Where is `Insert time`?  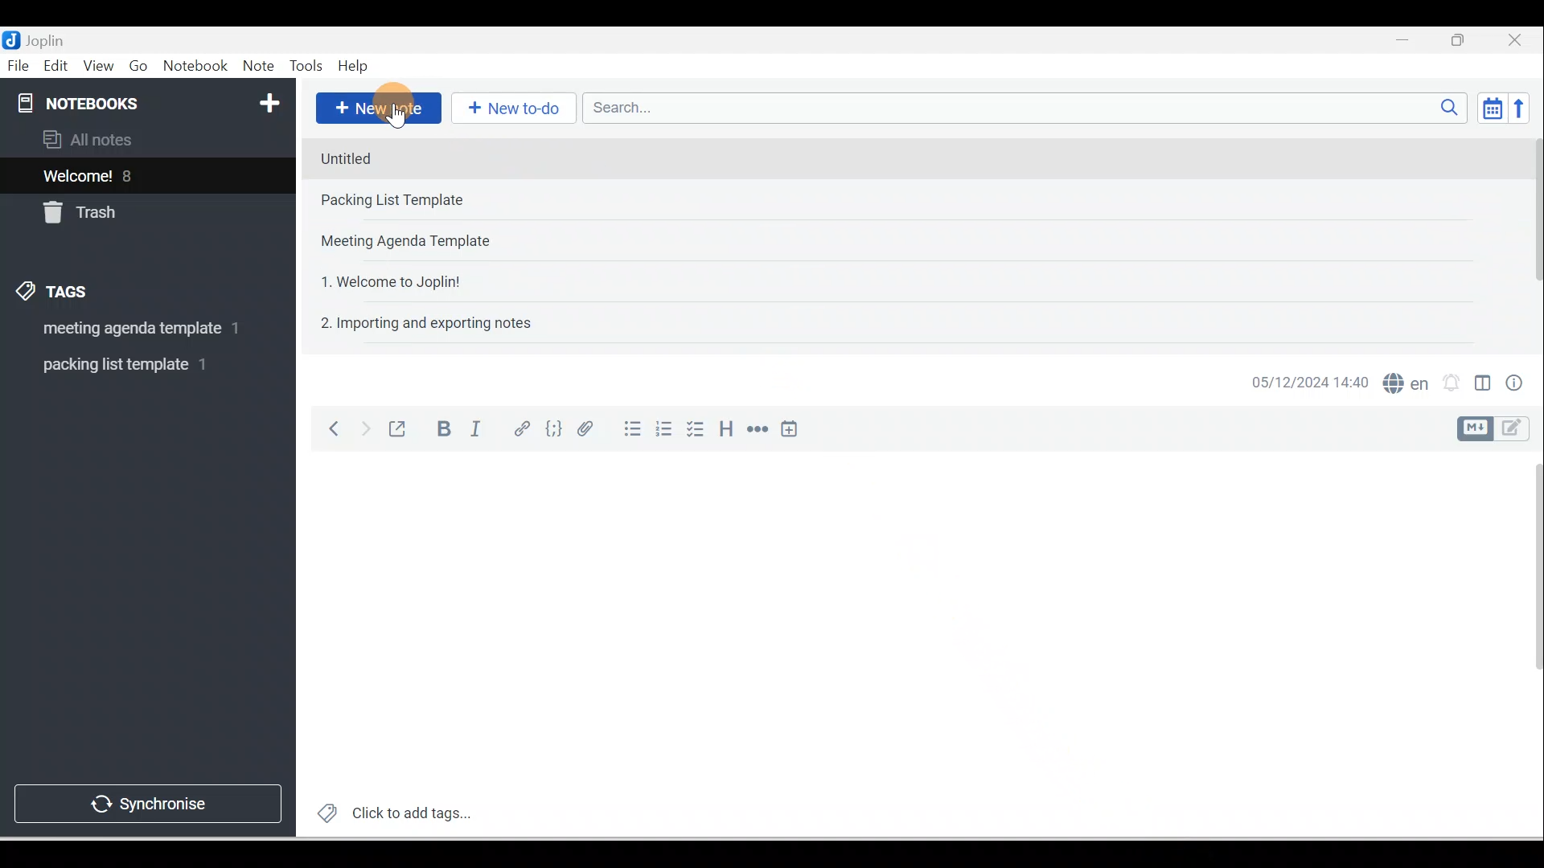 Insert time is located at coordinates (789, 430).